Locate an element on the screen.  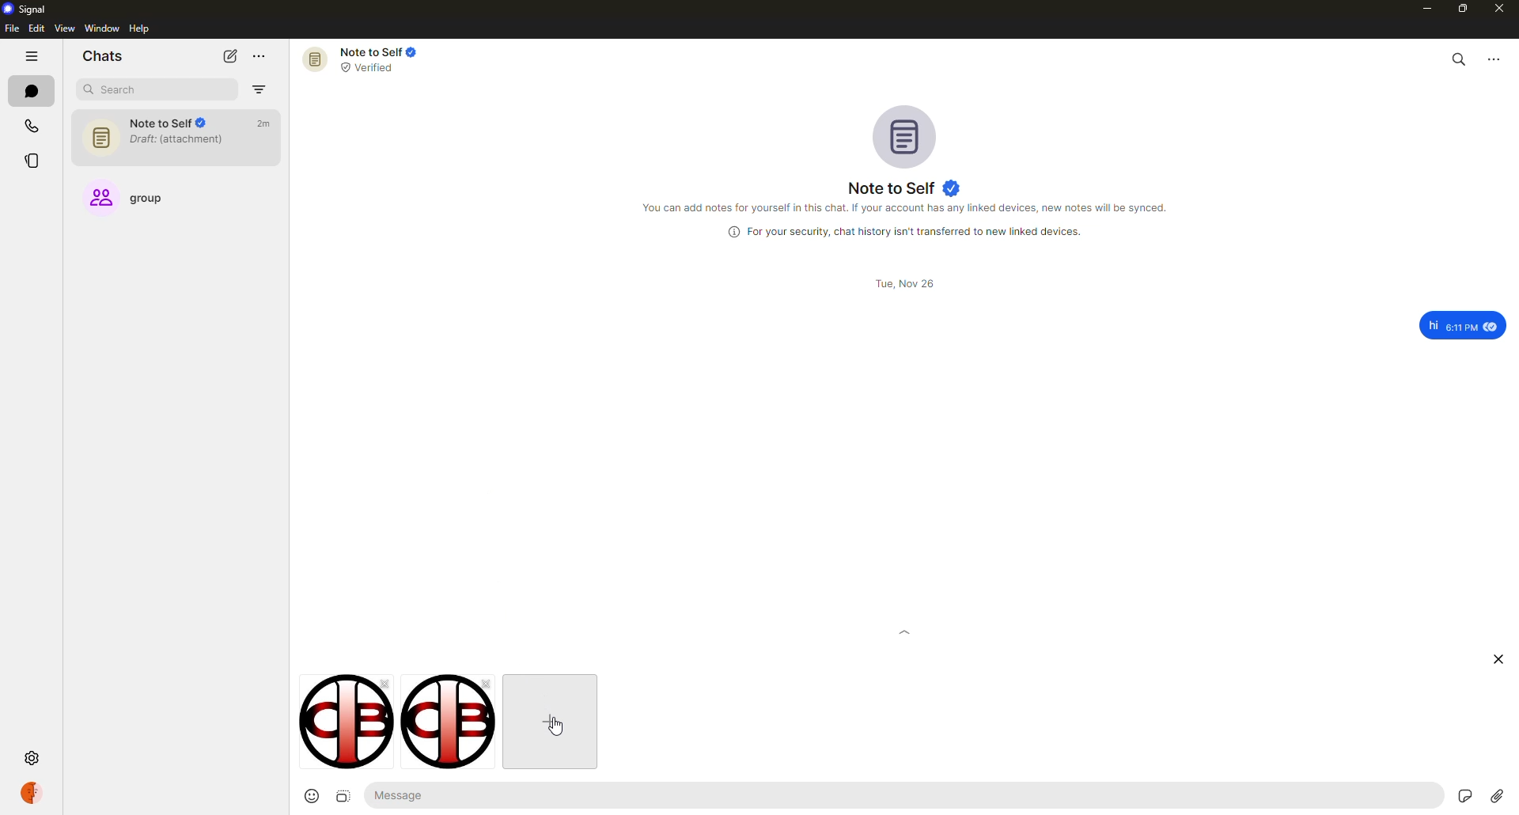
chats is located at coordinates (30, 93).